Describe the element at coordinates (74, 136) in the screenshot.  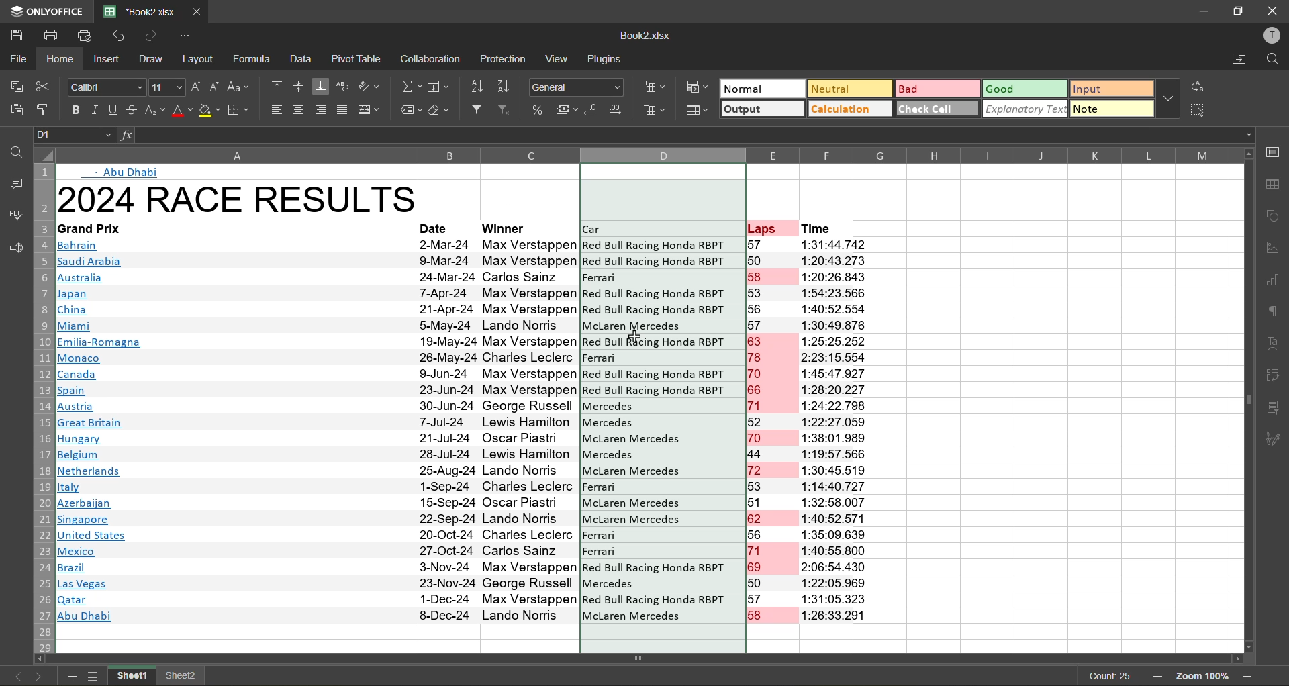
I see `D1` at that location.